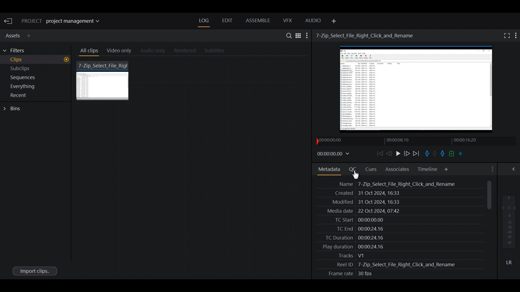 Image resolution: width=520 pixels, height=292 pixels. I want to click on Show settings menu, so click(492, 169).